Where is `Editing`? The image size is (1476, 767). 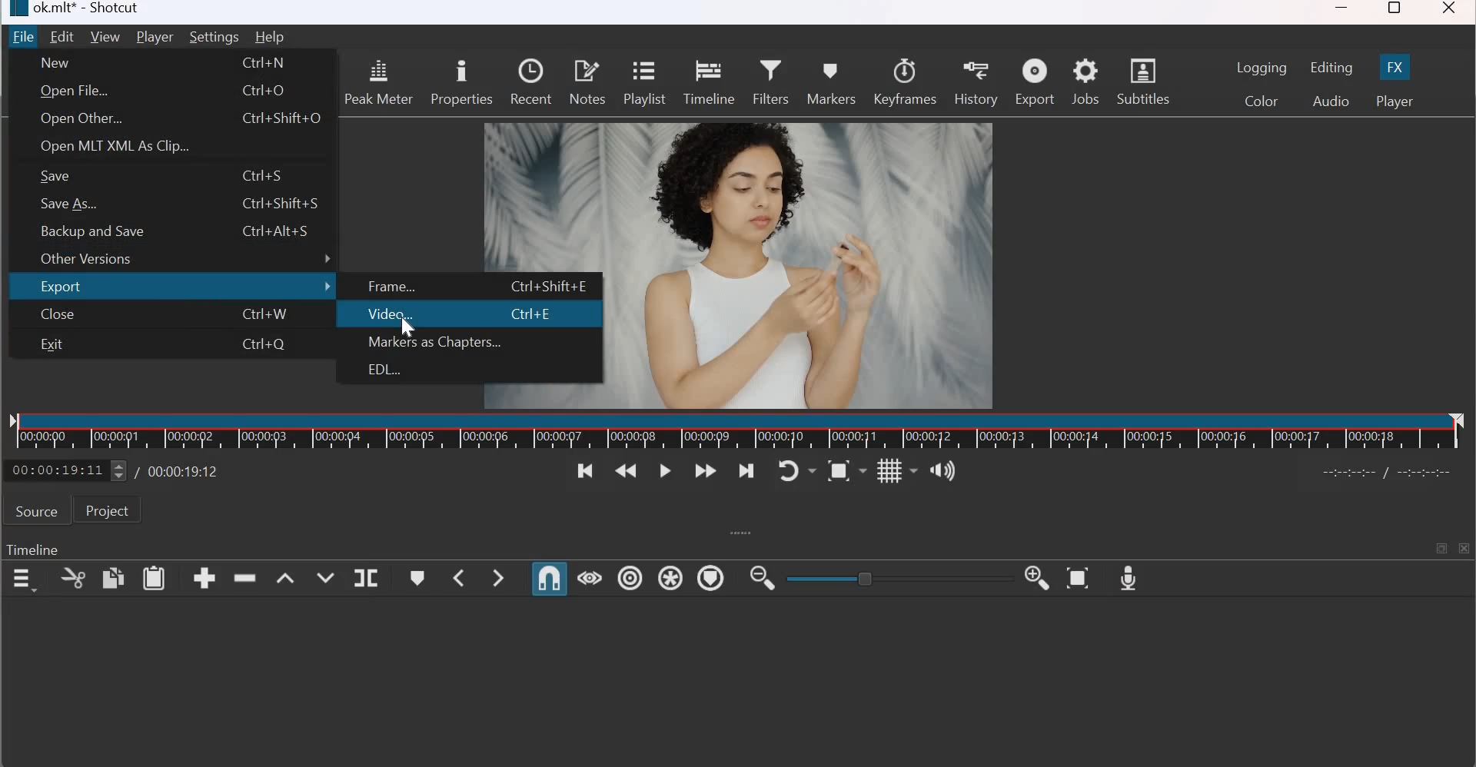
Editing is located at coordinates (1331, 68).